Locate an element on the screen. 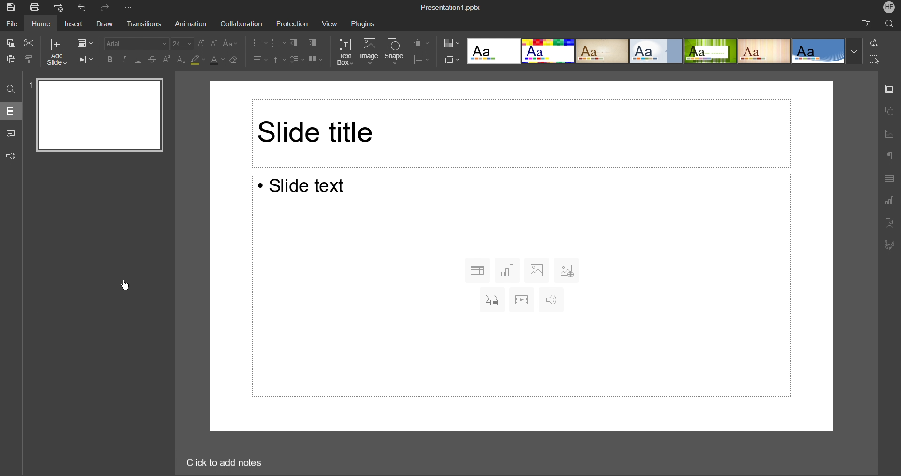 The height and width of the screenshot is (476, 901). Distribute is located at coordinates (420, 59).